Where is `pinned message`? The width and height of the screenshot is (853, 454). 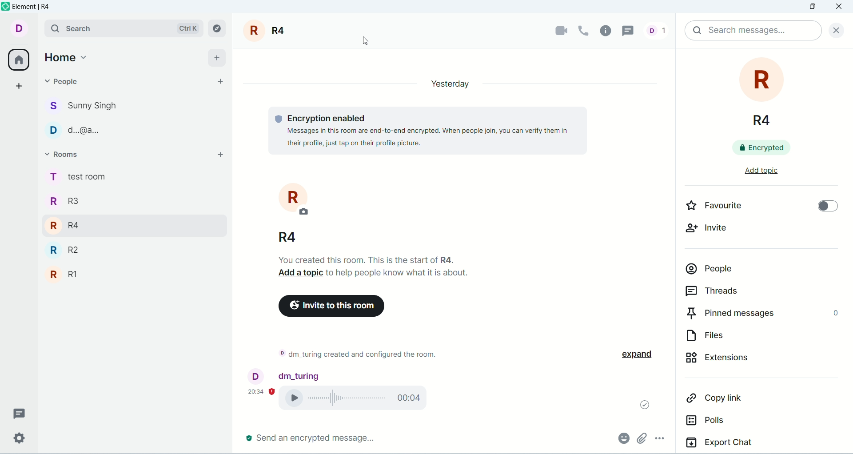
pinned message is located at coordinates (761, 315).